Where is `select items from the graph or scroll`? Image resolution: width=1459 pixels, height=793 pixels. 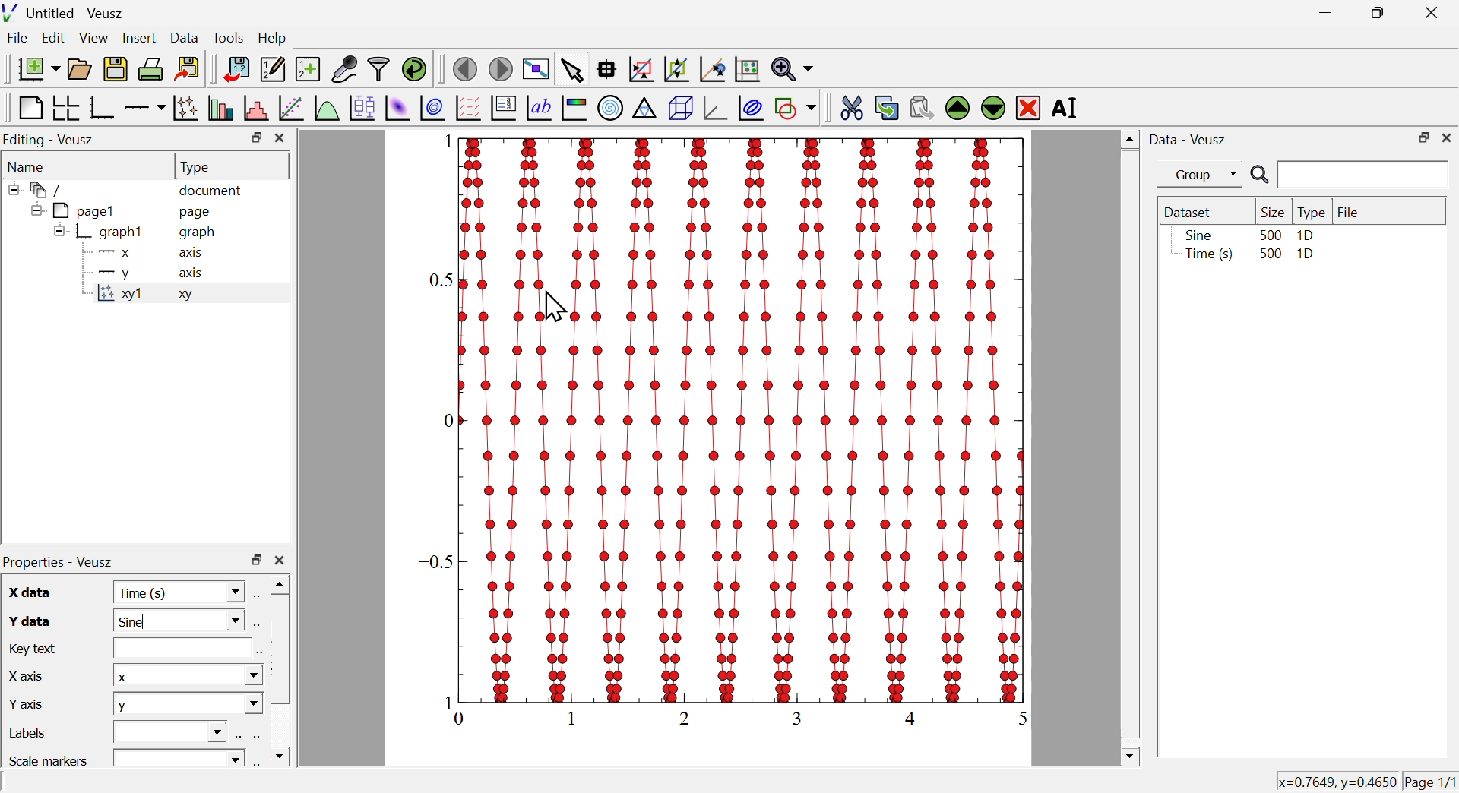
select items from the graph or scroll is located at coordinates (571, 69).